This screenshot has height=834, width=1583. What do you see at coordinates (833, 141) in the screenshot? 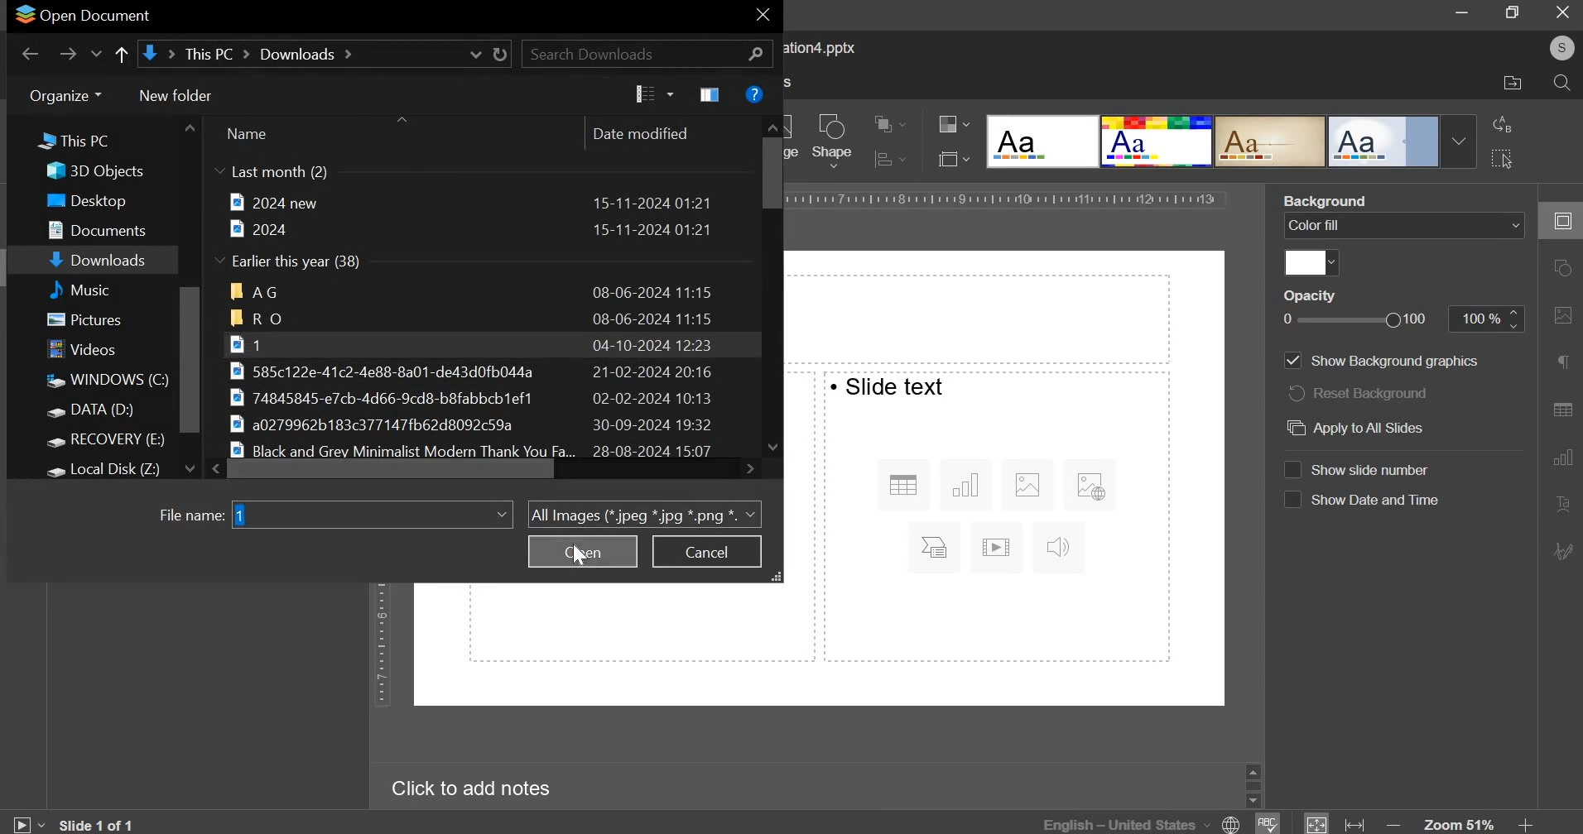
I see `shape` at bounding box center [833, 141].